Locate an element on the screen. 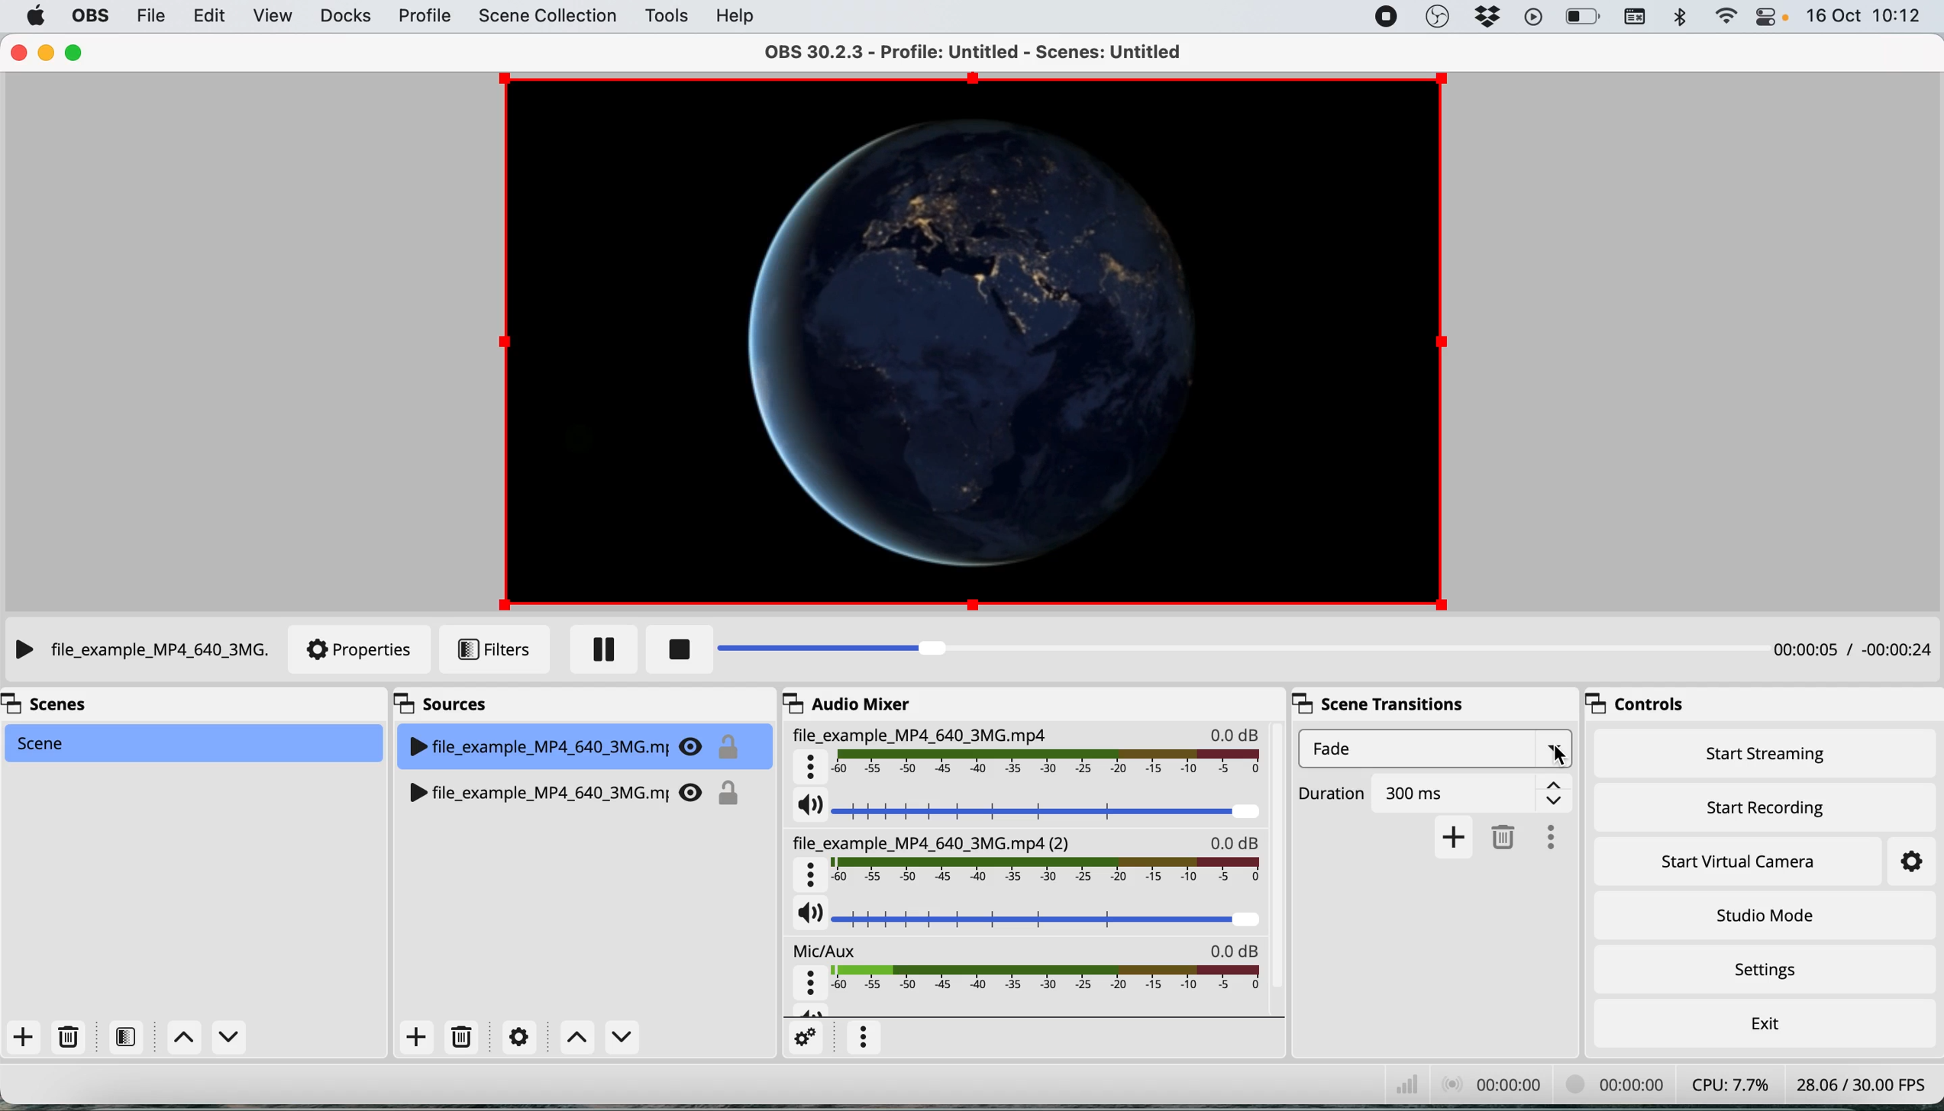  delete scene is located at coordinates (69, 1036).